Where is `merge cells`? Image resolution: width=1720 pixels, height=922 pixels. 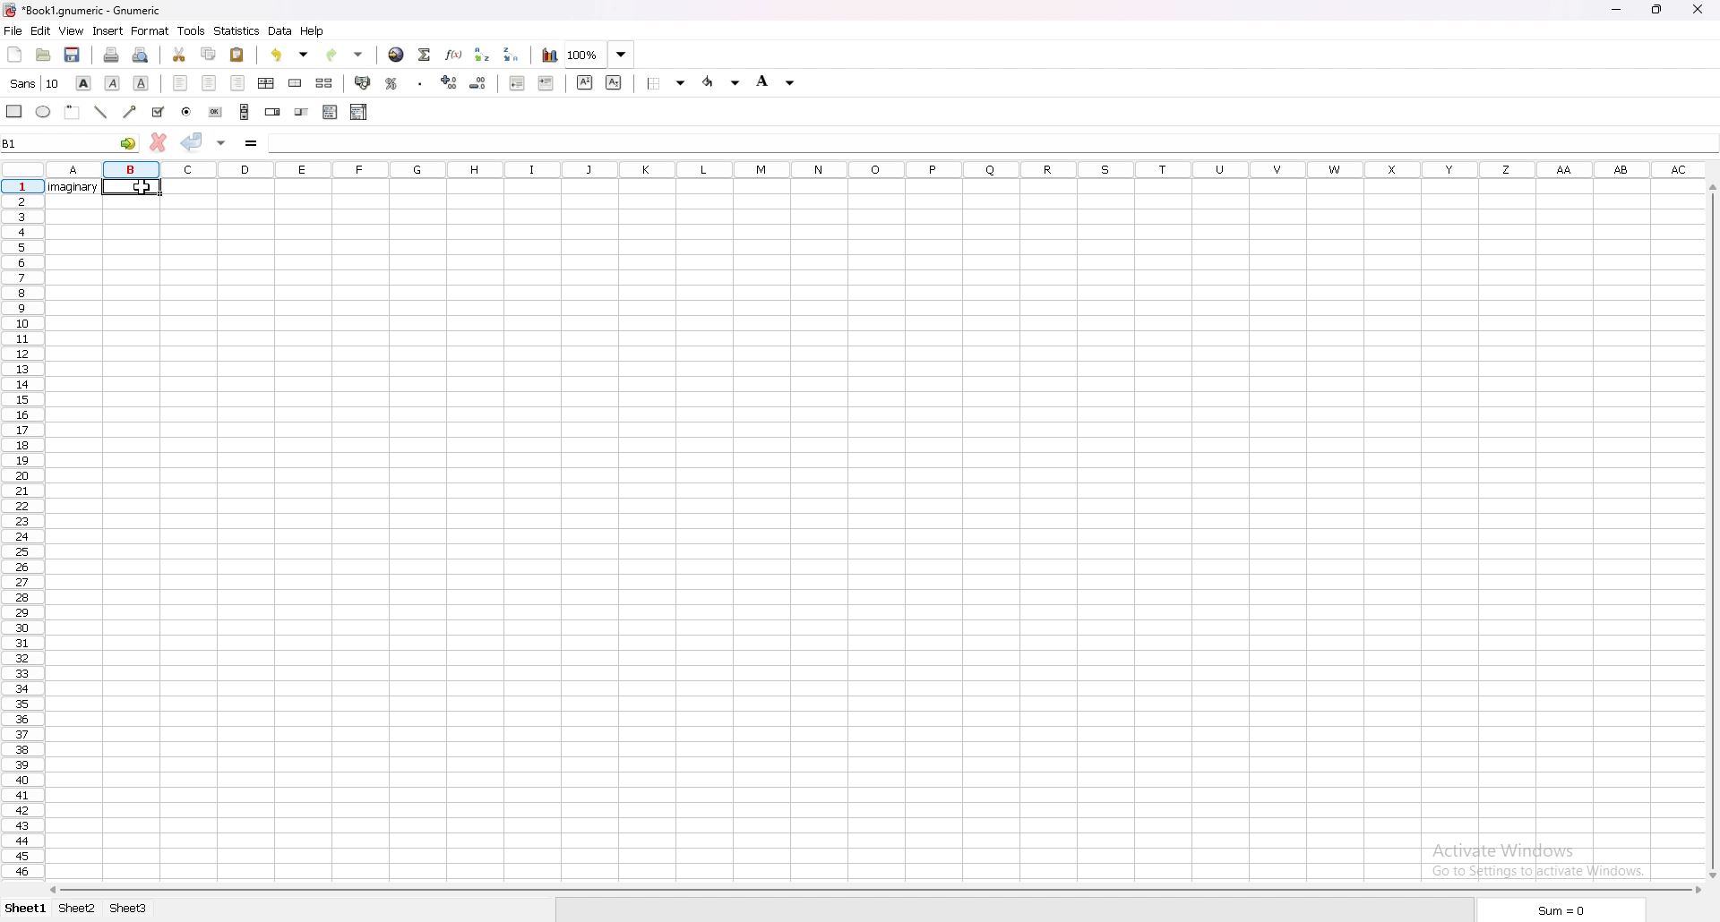 merge cells is located at coordinates (297, 83).